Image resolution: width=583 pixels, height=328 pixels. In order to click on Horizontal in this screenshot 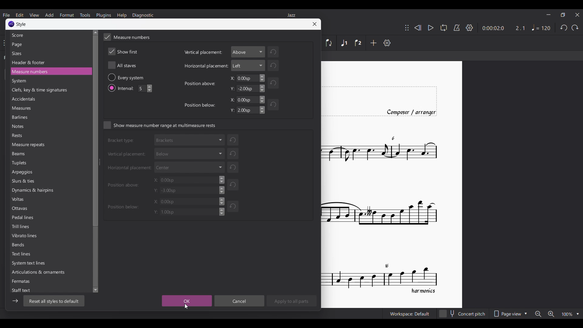, I will do `click(204, 66)`.